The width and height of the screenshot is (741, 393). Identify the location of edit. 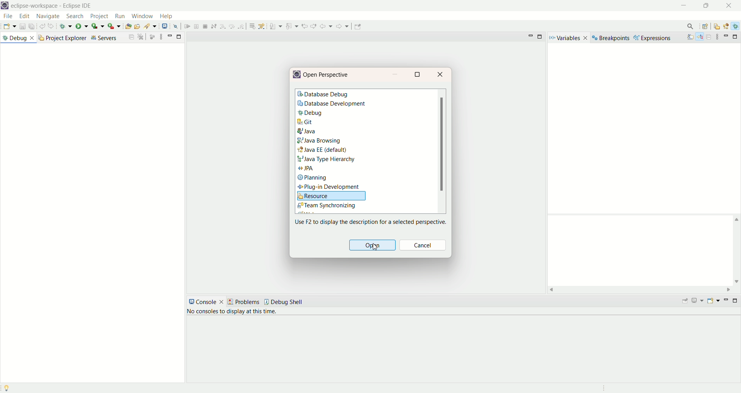
(24, 17).